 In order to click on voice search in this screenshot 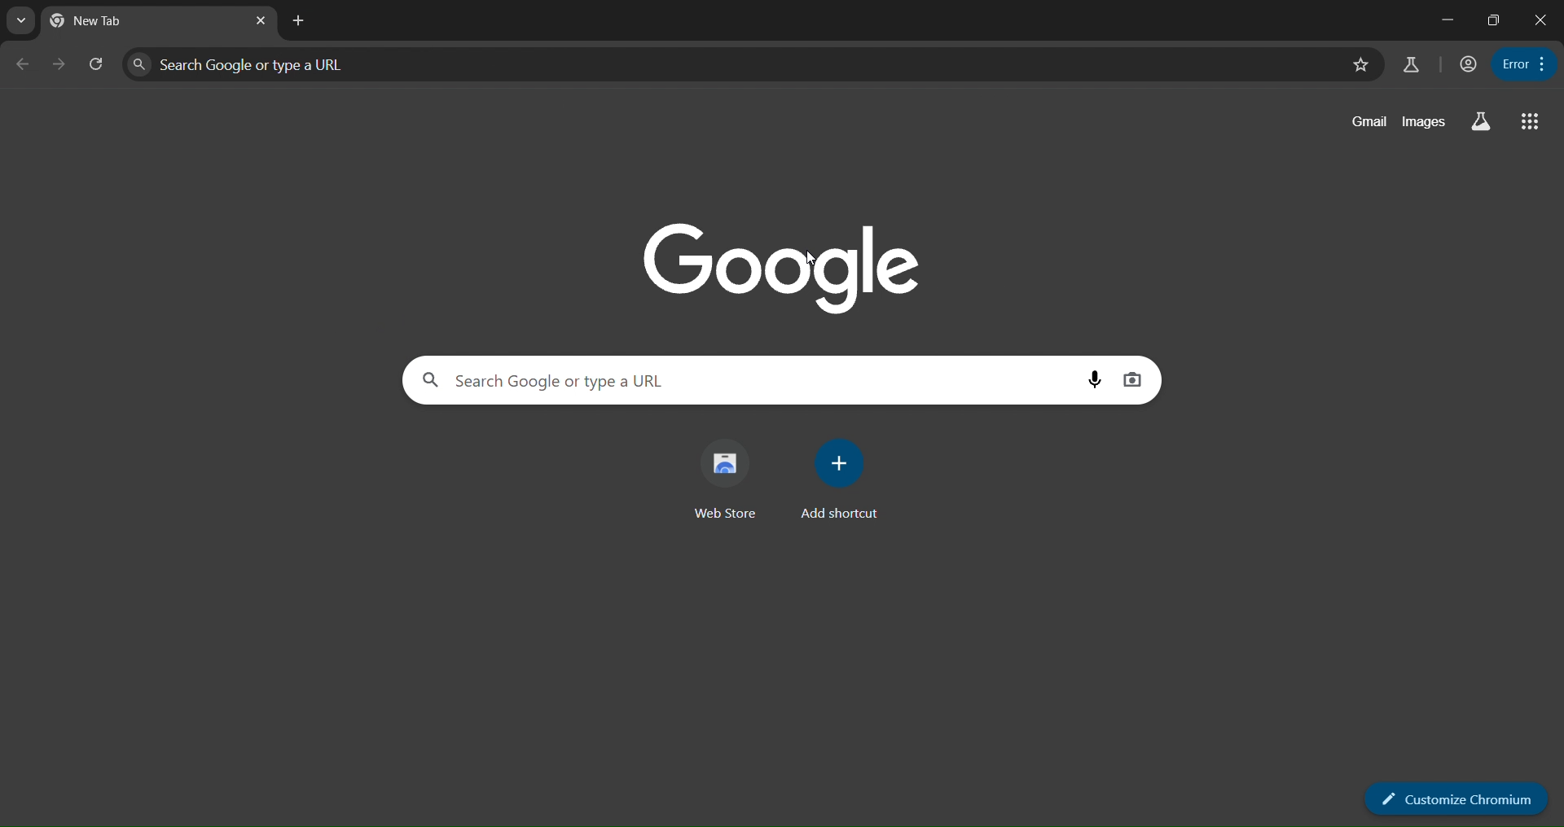, I will do `click(1091, 382)`.